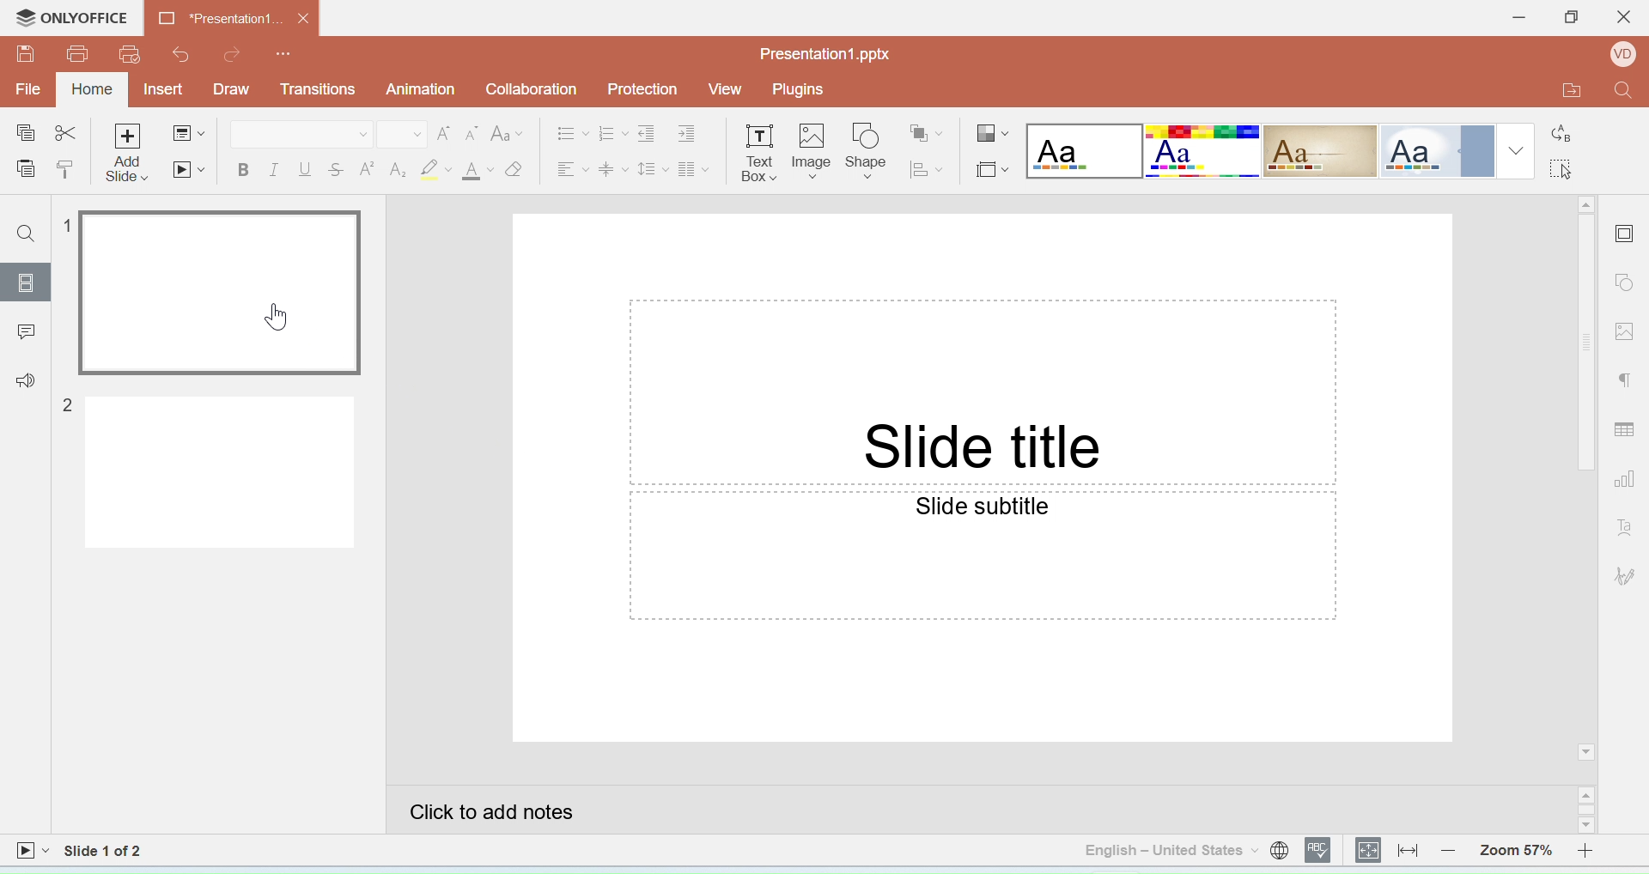 This screenshot has height=874, width=1649. What do you see at coordinates (66, 135) in the screenshot?
I see `Cut` at bounding box center [66, 135].